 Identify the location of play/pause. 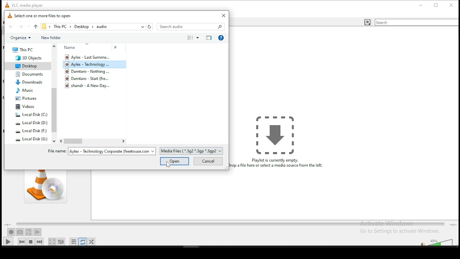
(8, 241).